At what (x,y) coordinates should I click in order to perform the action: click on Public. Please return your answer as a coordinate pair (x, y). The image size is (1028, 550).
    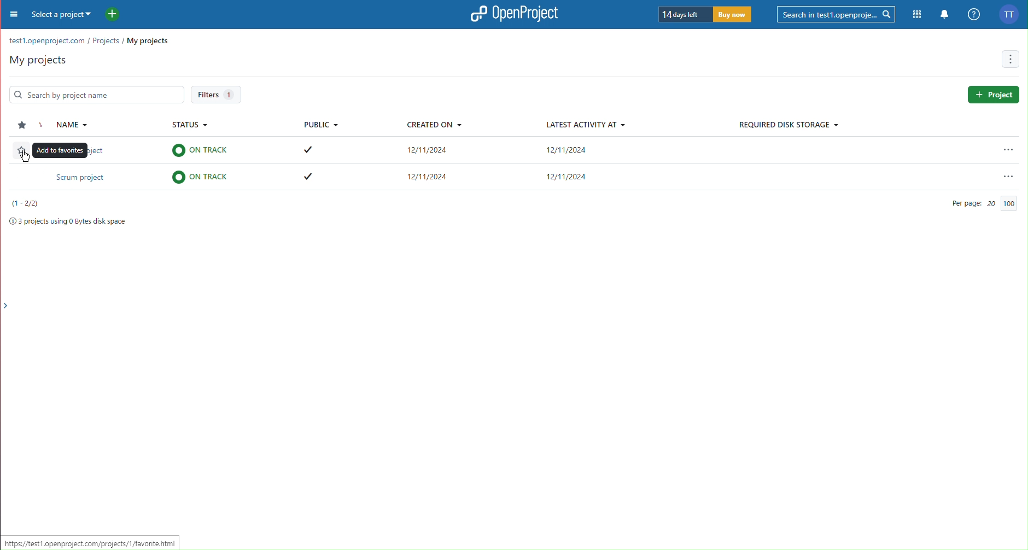
    Looking at the image, I should click on (320, 125).